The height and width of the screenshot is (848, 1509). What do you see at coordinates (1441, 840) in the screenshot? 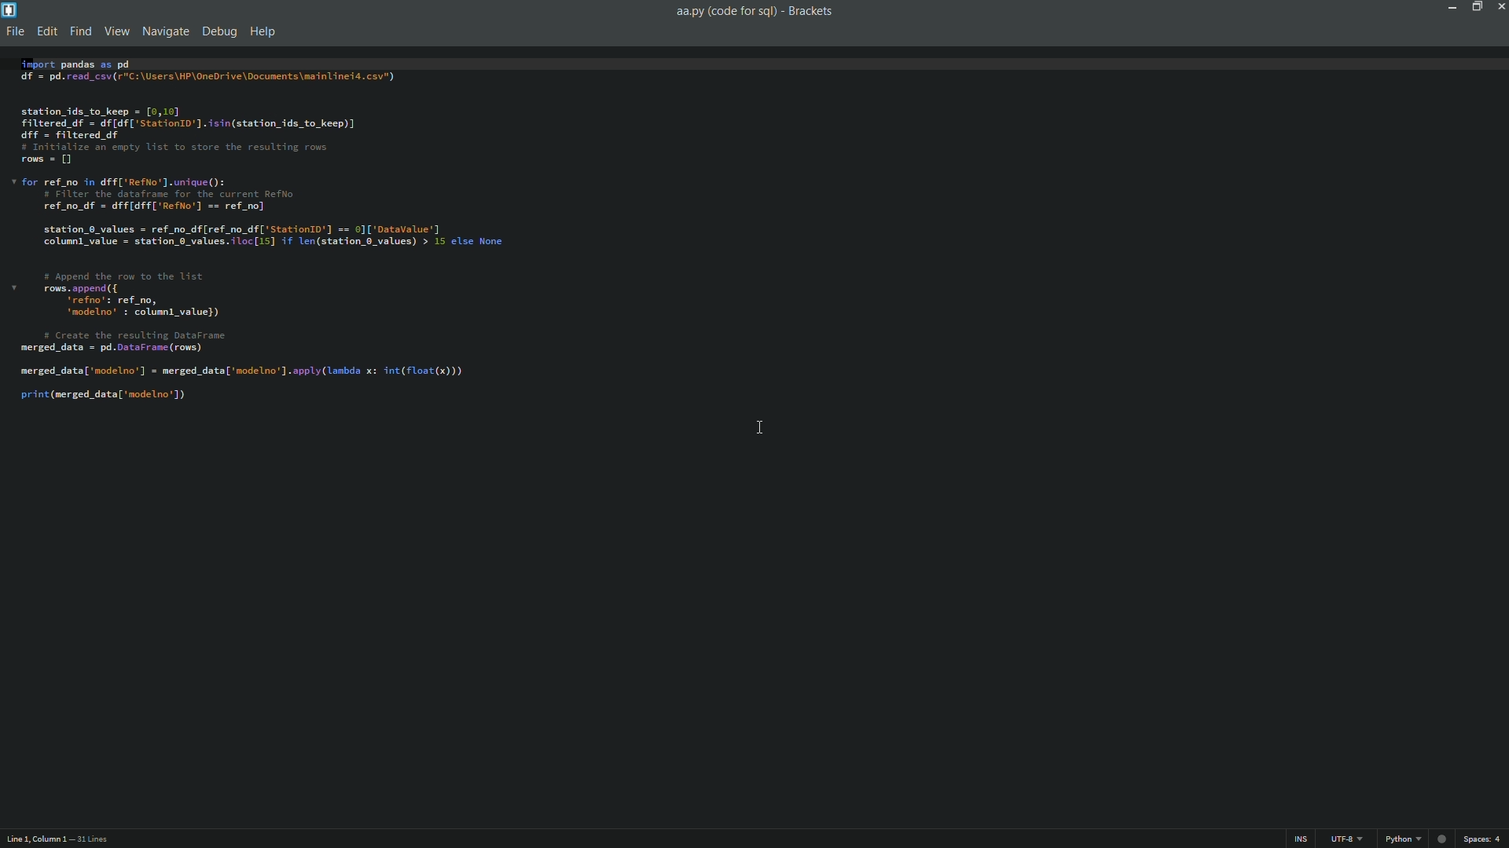
I see `No linter available` at bounding box center [1441, 840].